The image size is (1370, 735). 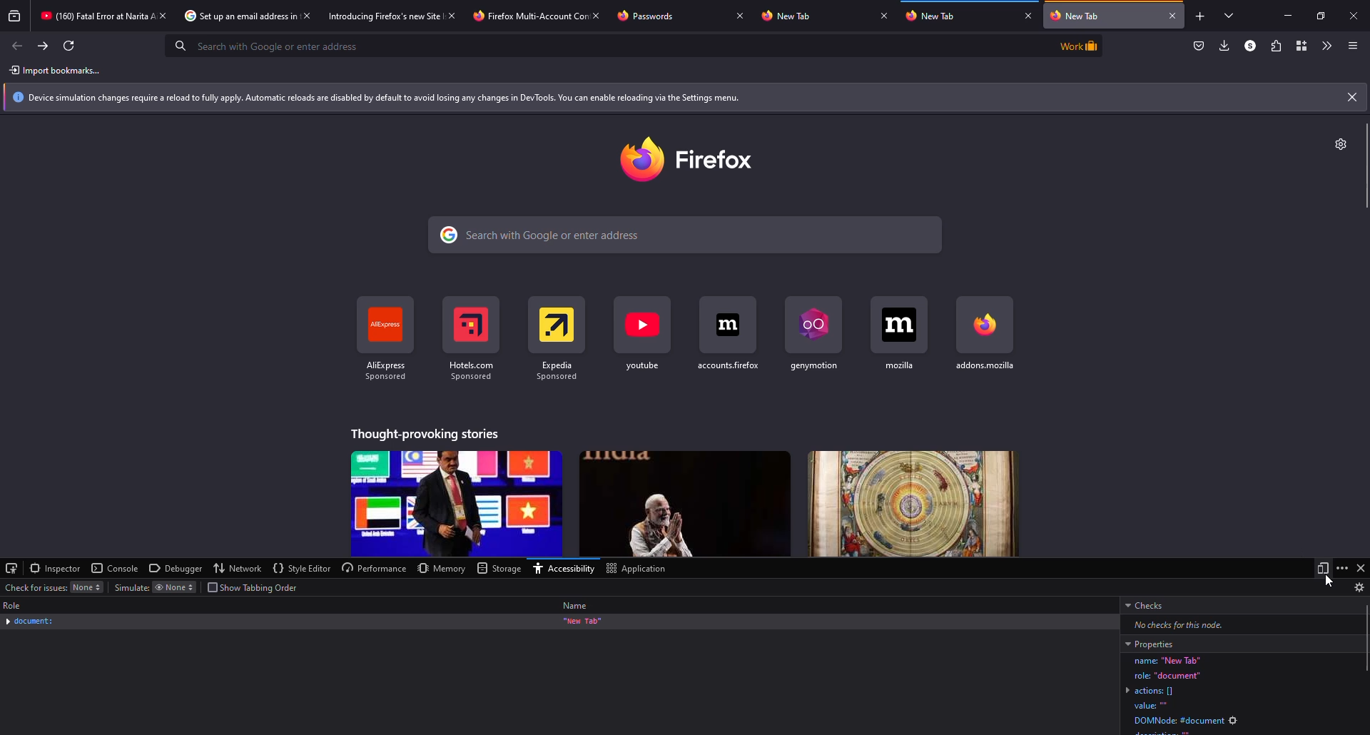 What do you see at coordinates (87, 587) in the screenshot?
I see `none` at bounding box center [87, 587].